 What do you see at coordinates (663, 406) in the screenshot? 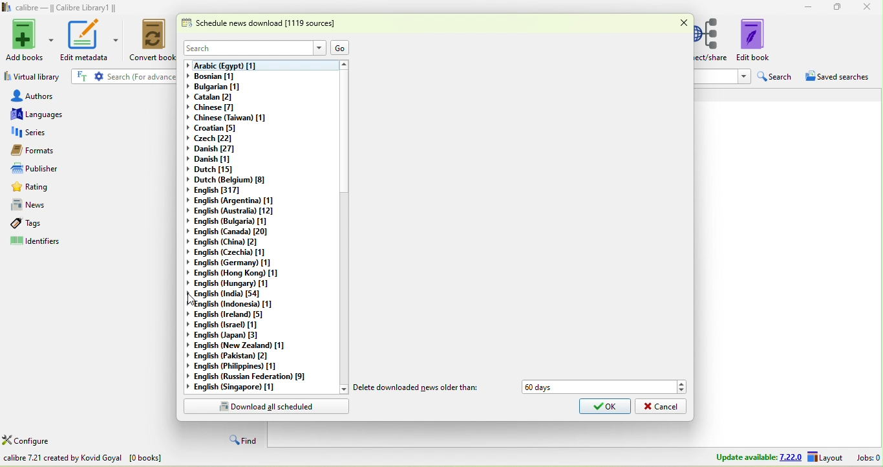
I see `cancel` at bounding box center [663, 406].